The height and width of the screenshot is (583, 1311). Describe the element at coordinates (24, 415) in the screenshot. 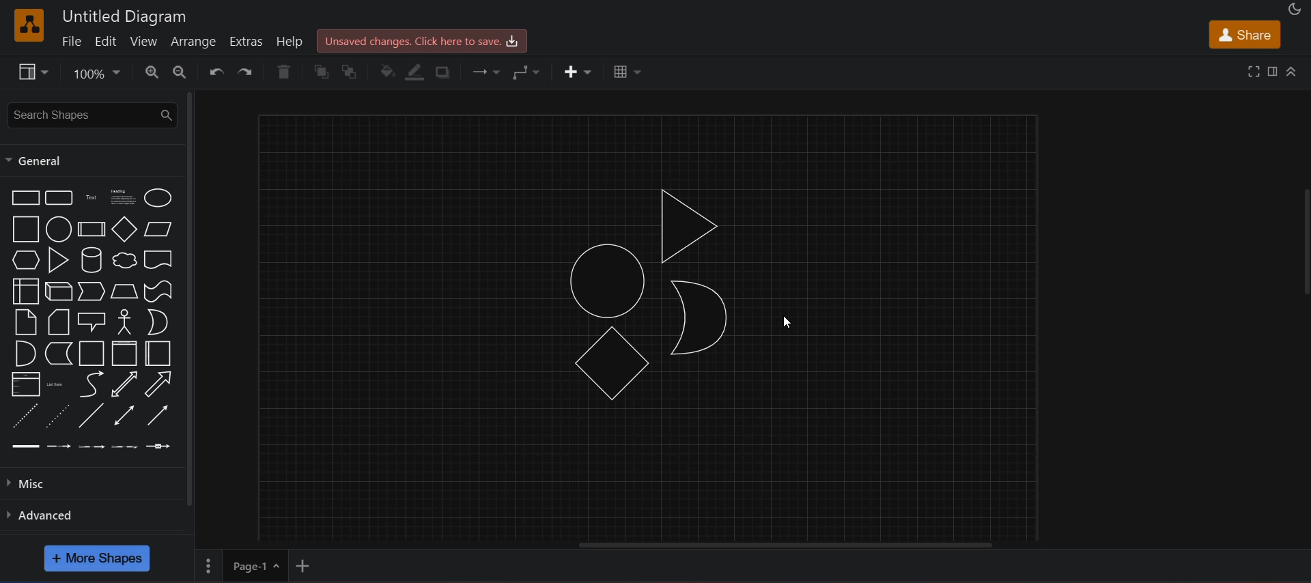

I see `dashed line` at that location.